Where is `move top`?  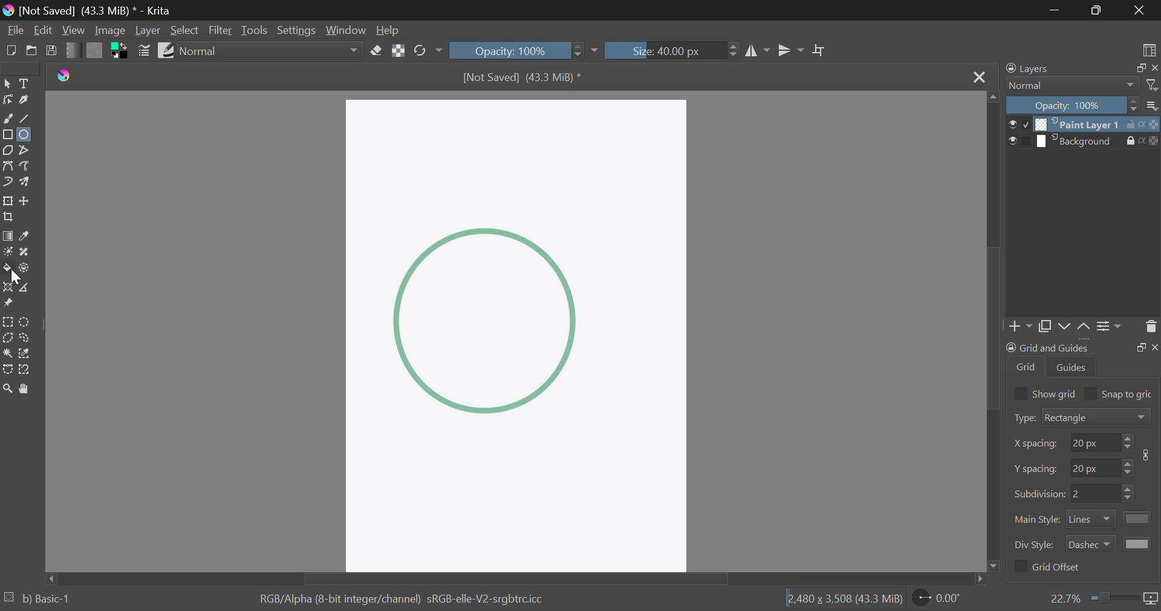 move top is located at coordinates (995, 99).